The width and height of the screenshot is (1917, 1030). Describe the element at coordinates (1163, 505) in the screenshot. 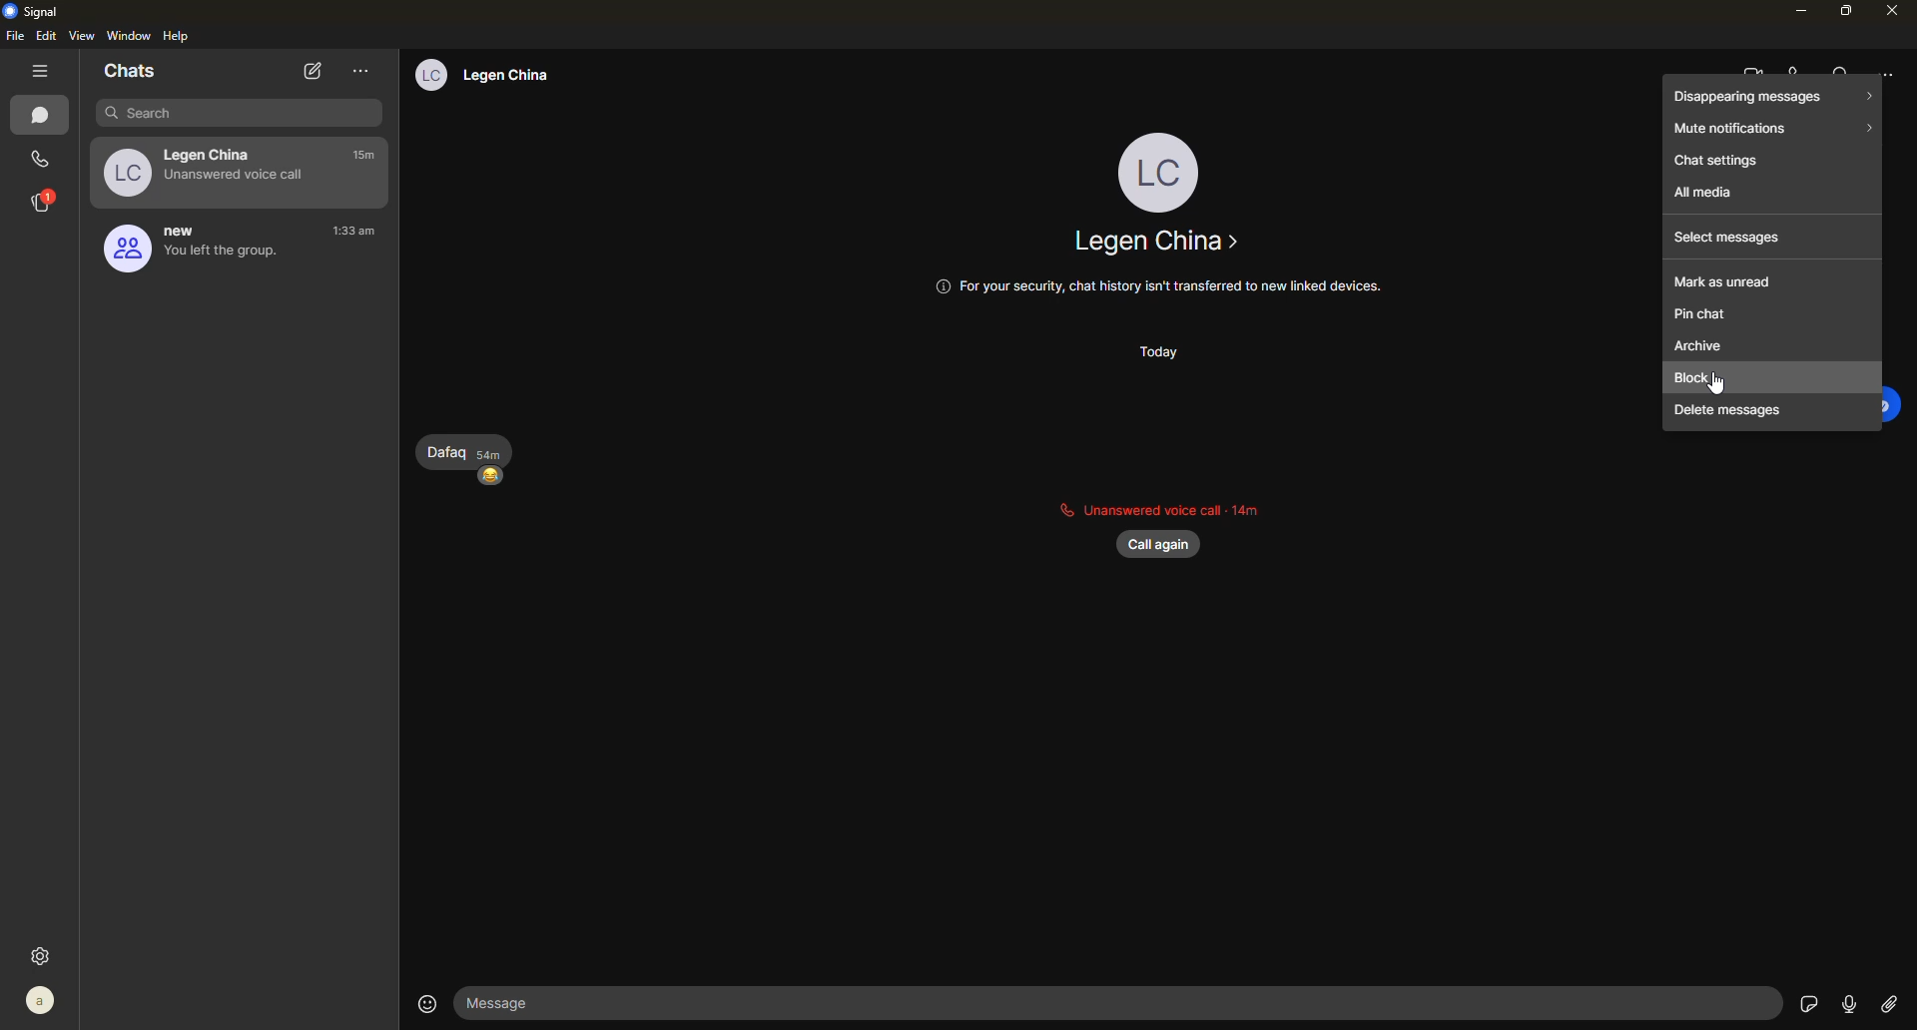

I see `unanswered call` at that location.